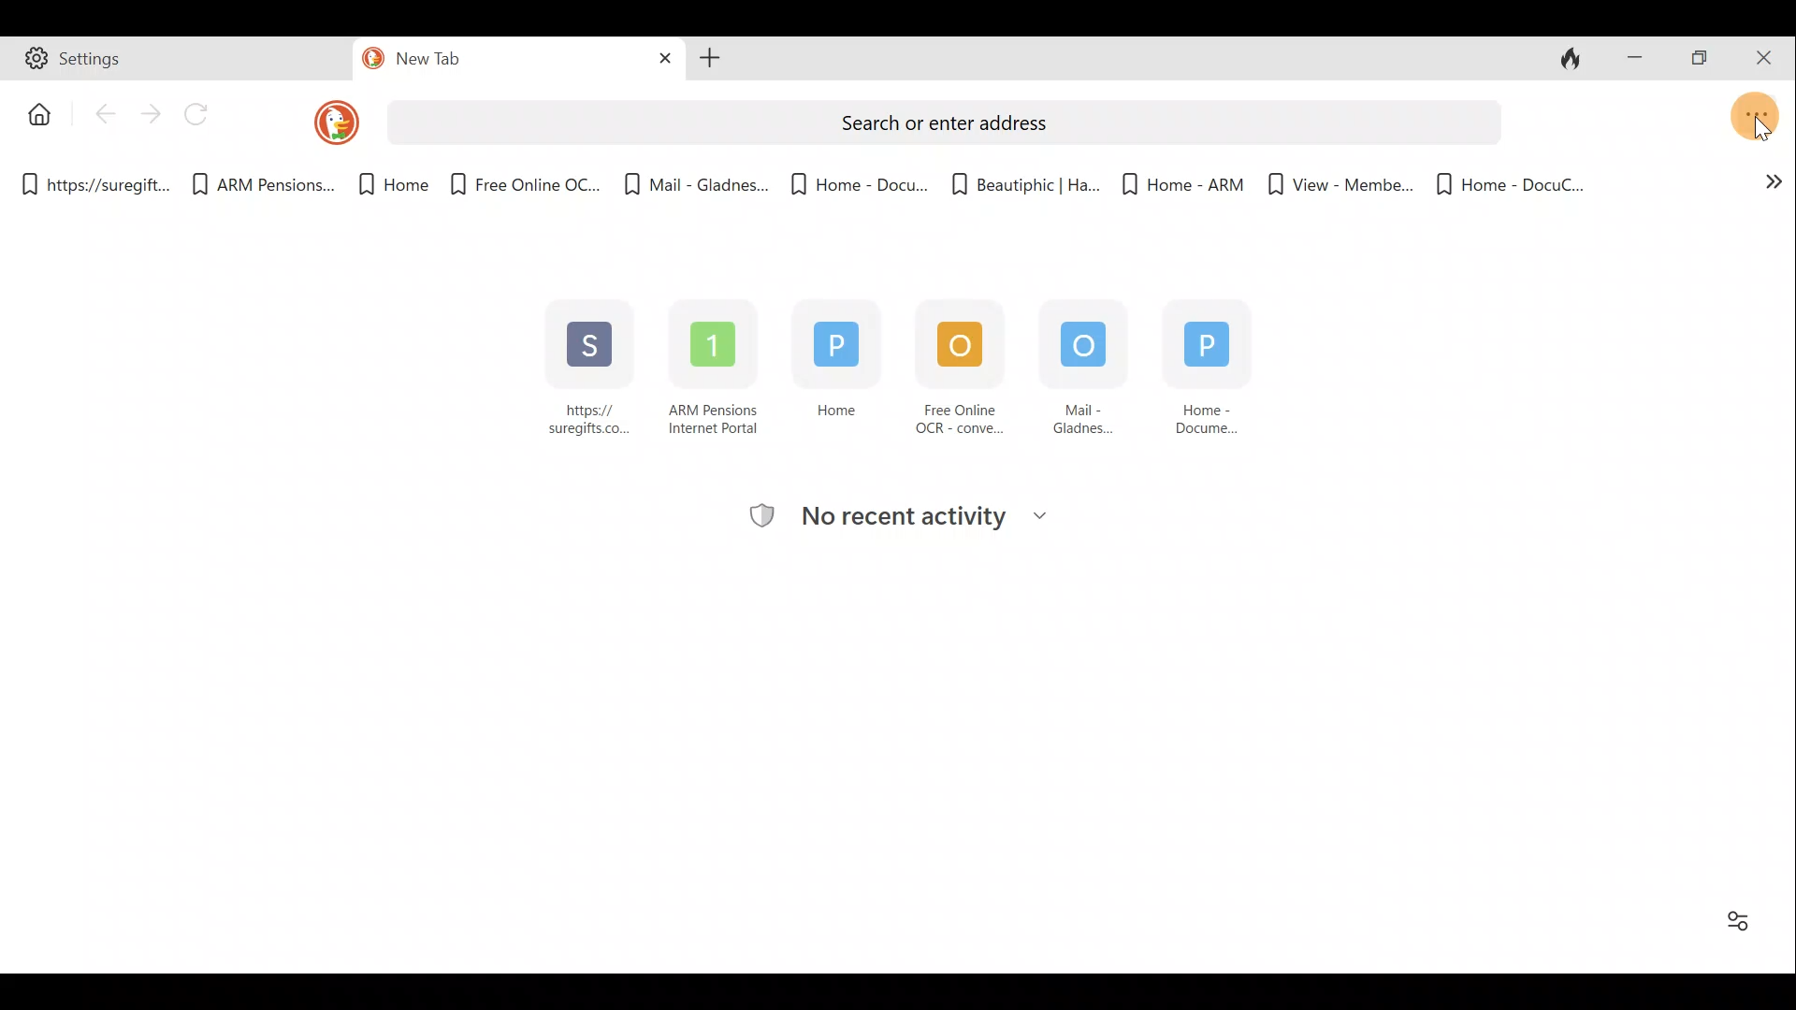 The image size is (1796, 1010). What do you see at coordinates (1763, 58) in the screenshot?
I see `Close` at bounding box center [1763, 58].